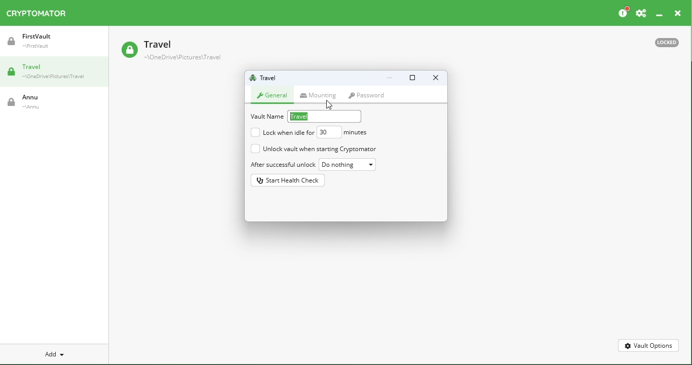 The height and width of the screenshot is (365, 692). I want to click on Preferences, so click(641, 12).